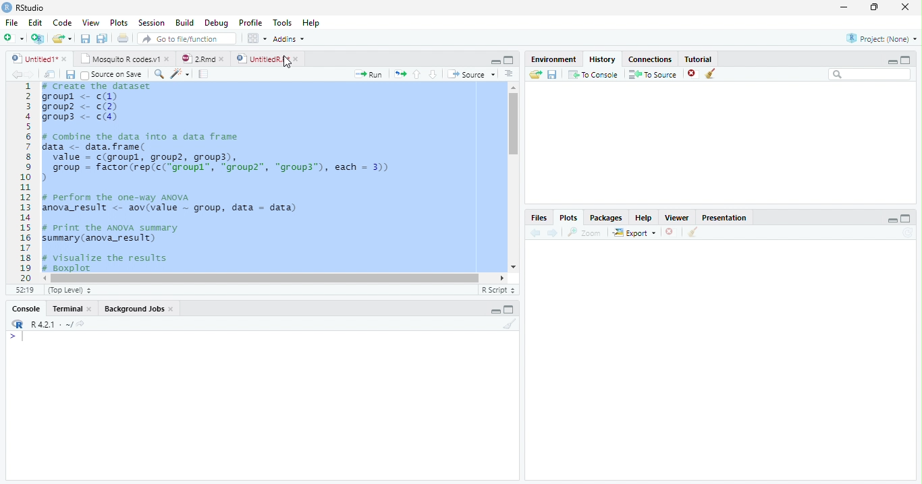 The image size is (922, 484). What do you see at coordinates (512, 326) in the screenshot?
I see `Clear console` at bounding box center [512, 326].